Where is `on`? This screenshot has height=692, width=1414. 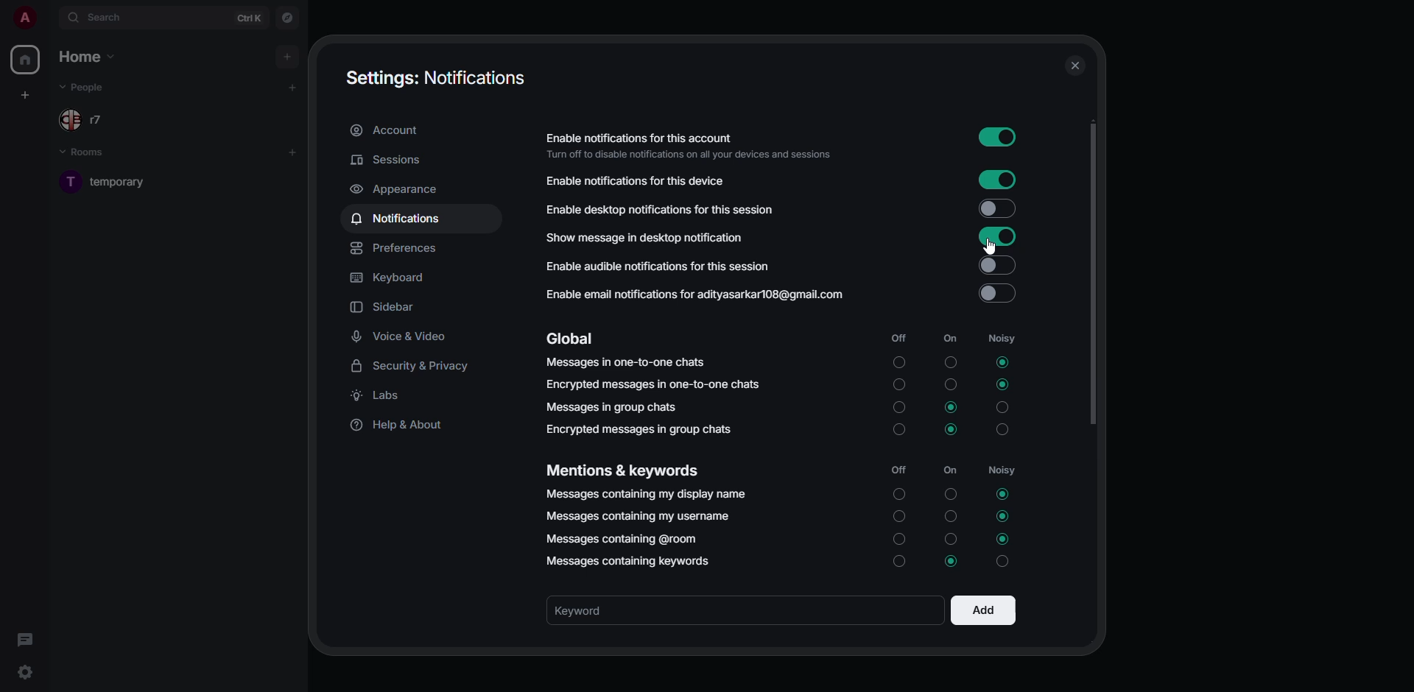
on is located at coordinates (952, 470).